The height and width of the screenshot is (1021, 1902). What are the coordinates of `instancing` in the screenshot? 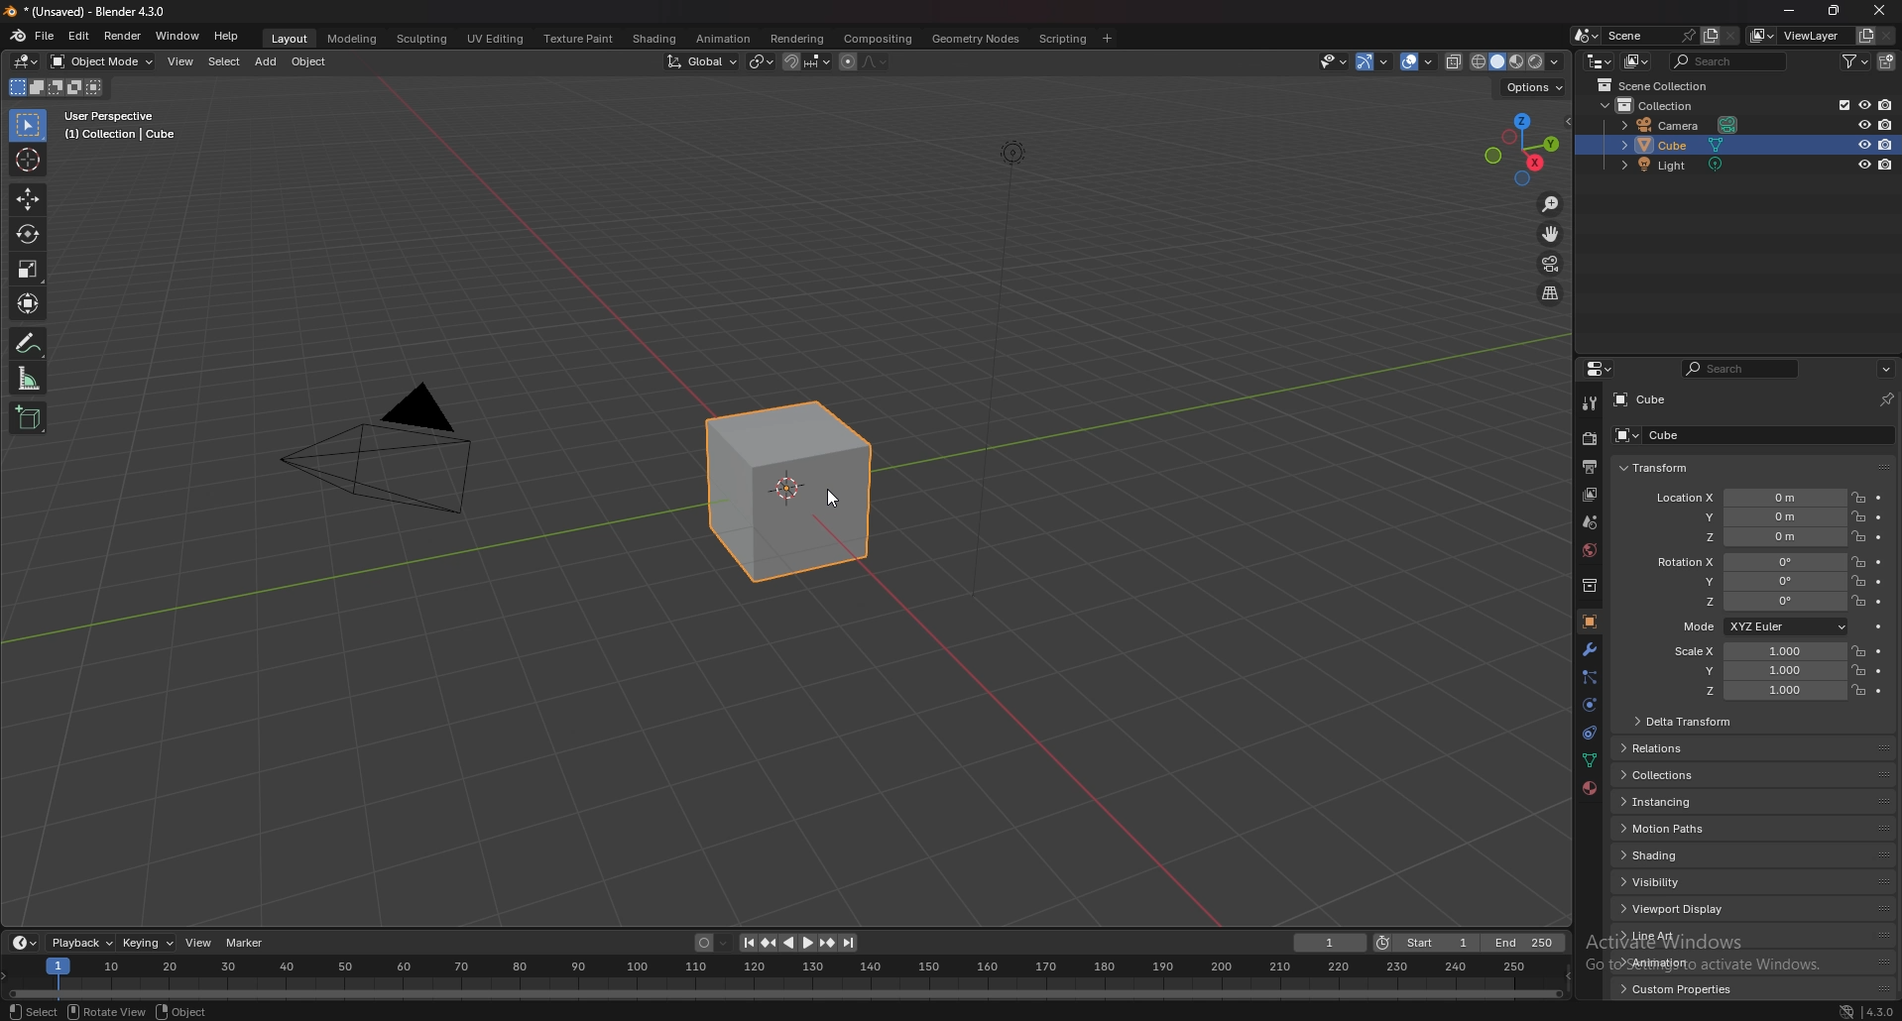 It's located at (1699, 801).